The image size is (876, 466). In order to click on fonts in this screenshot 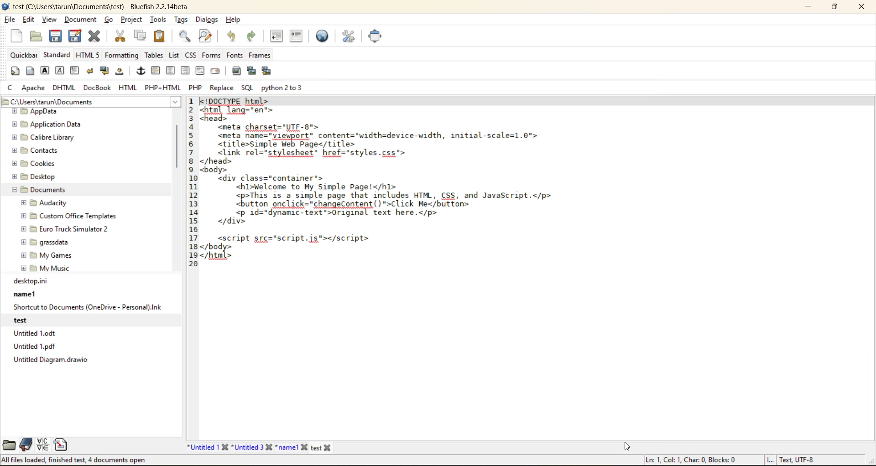, I will do `click(233, 56)`.